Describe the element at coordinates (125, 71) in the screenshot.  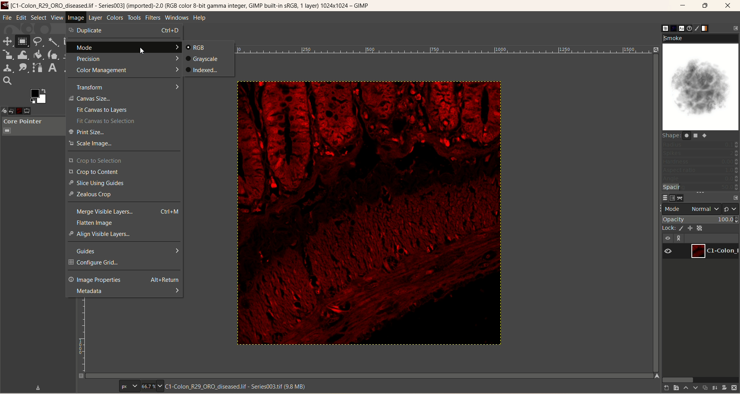
I see `color management` at that location.